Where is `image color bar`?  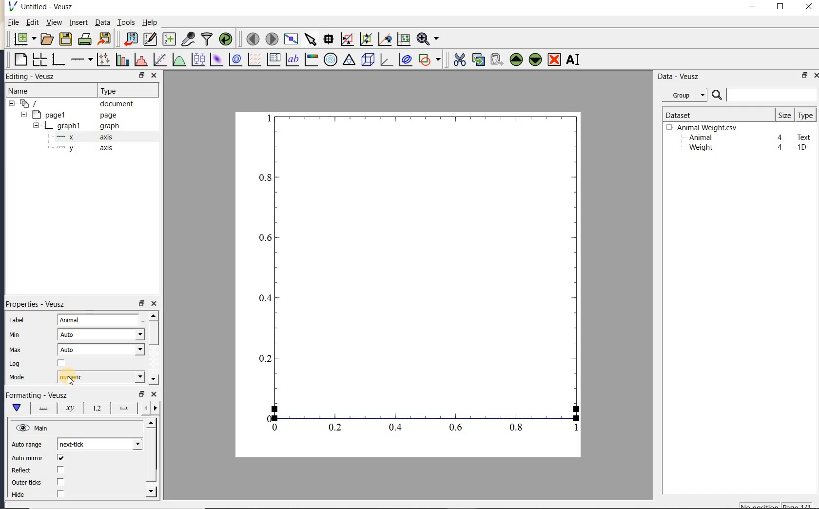
image color bar is located at coordinates (311, 59).